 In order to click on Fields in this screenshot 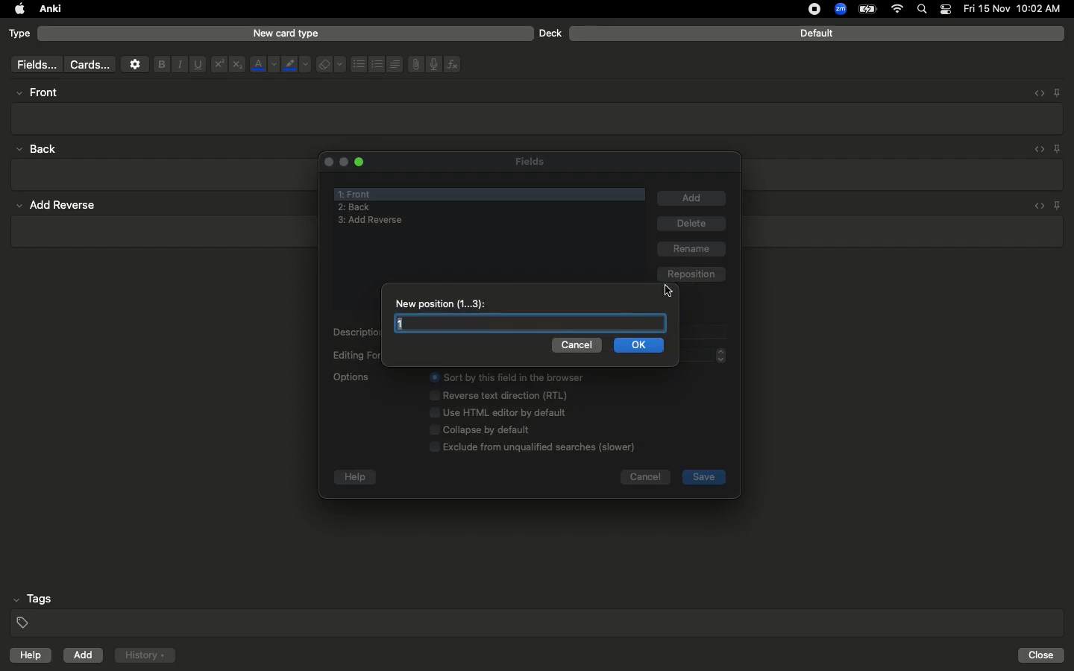, I will do `click(539, 161)`.